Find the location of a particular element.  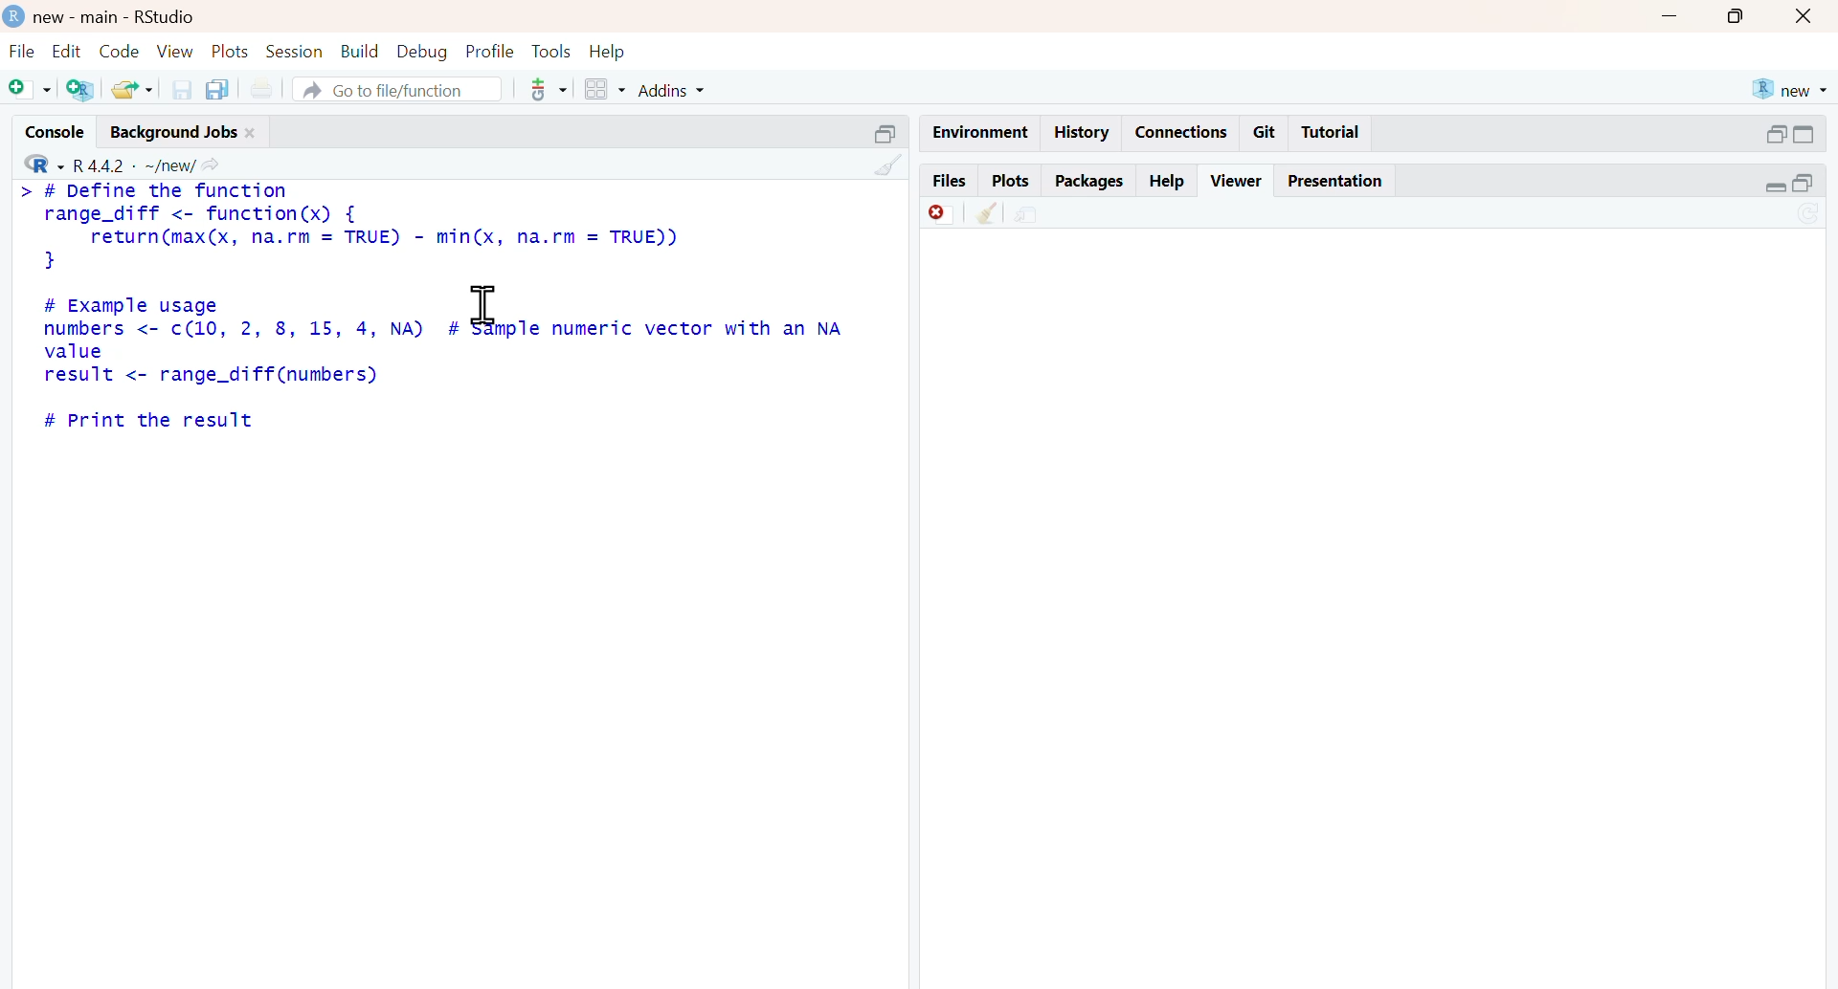

cursor is located at coordinates (484, 305).